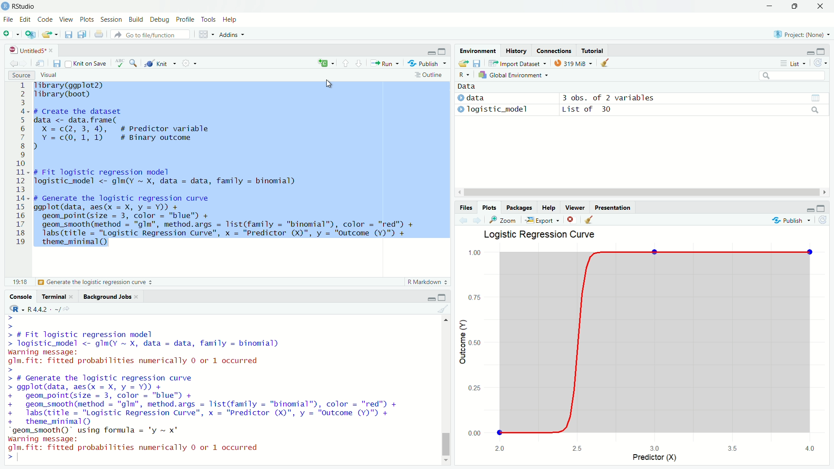 Image resolution: width=834 pixels, height=469 pixels. What do you see at coordinates (87, 63) in the screenshot?
I see `Knit on Save` at bounding box center [87, 63].